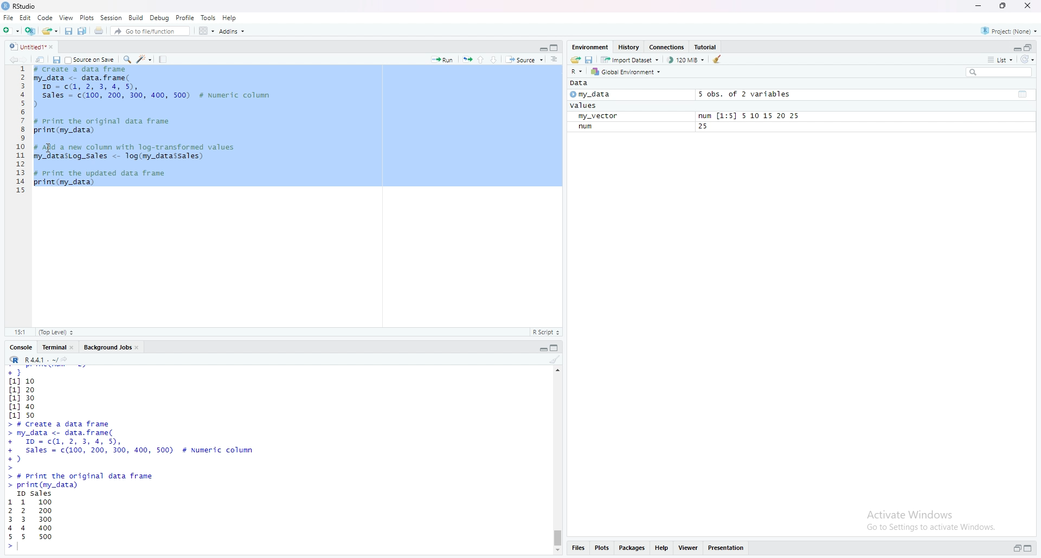  Describe the element at coordinates (114, 120) in the screenshot. I see `# Print the original frame` at that location.